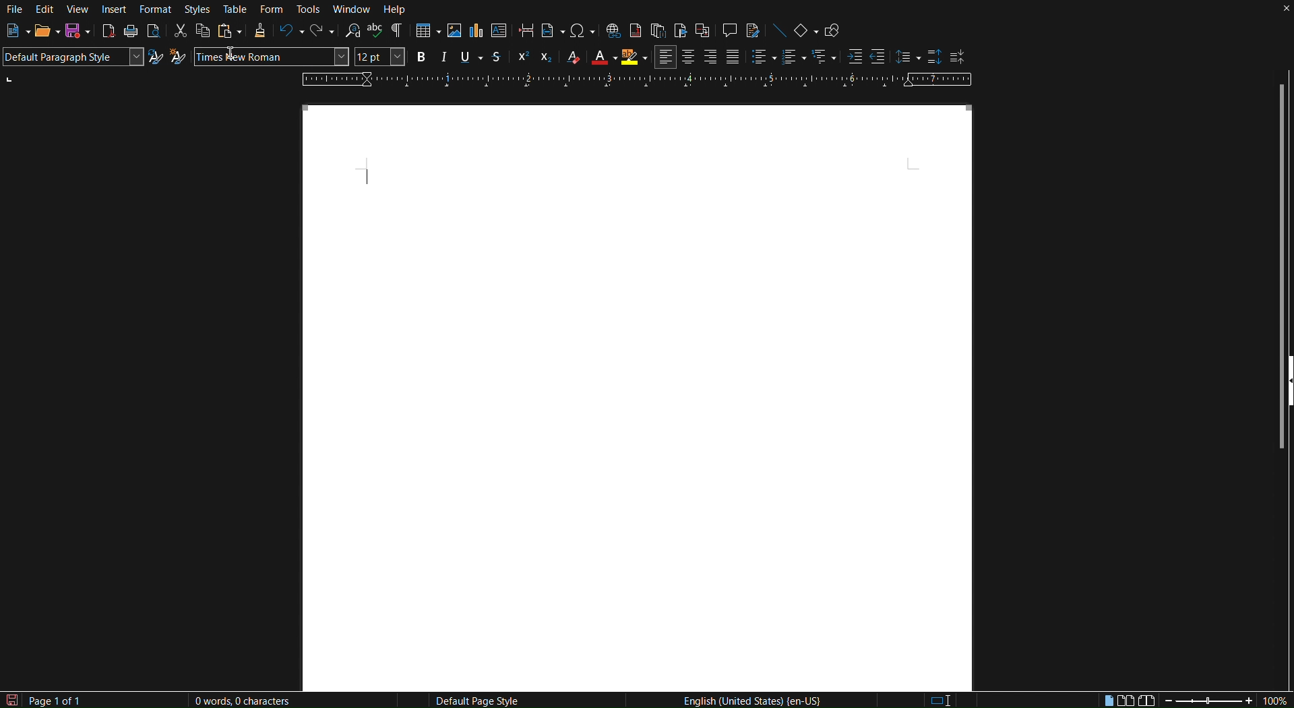 Image resolution: width=1294 pixels, height=708 pixels. Describe the element at coordinates (309, 9) in the screenshot. I see `Tools` at that location.